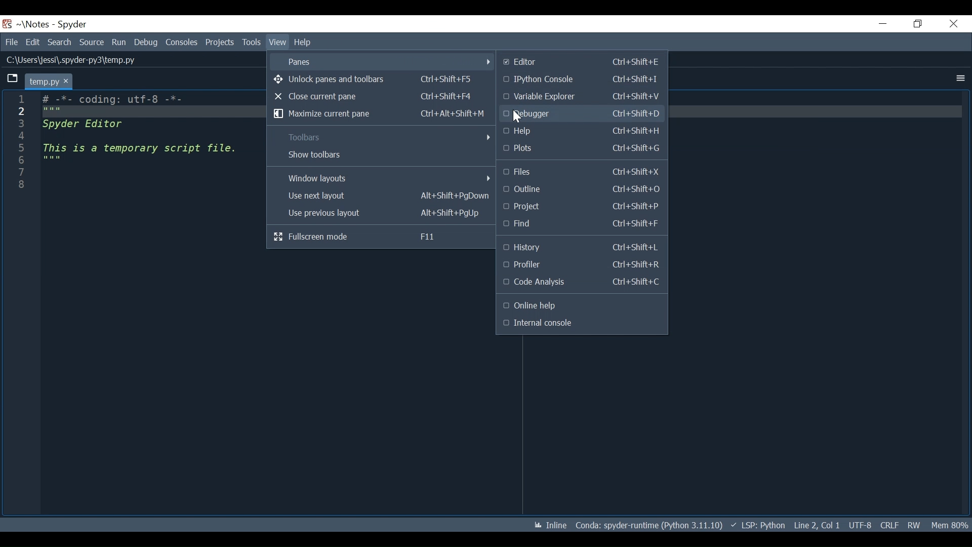 This screenshot has width=972, height=547. I want to click on Close current pane, so click(374, 97).